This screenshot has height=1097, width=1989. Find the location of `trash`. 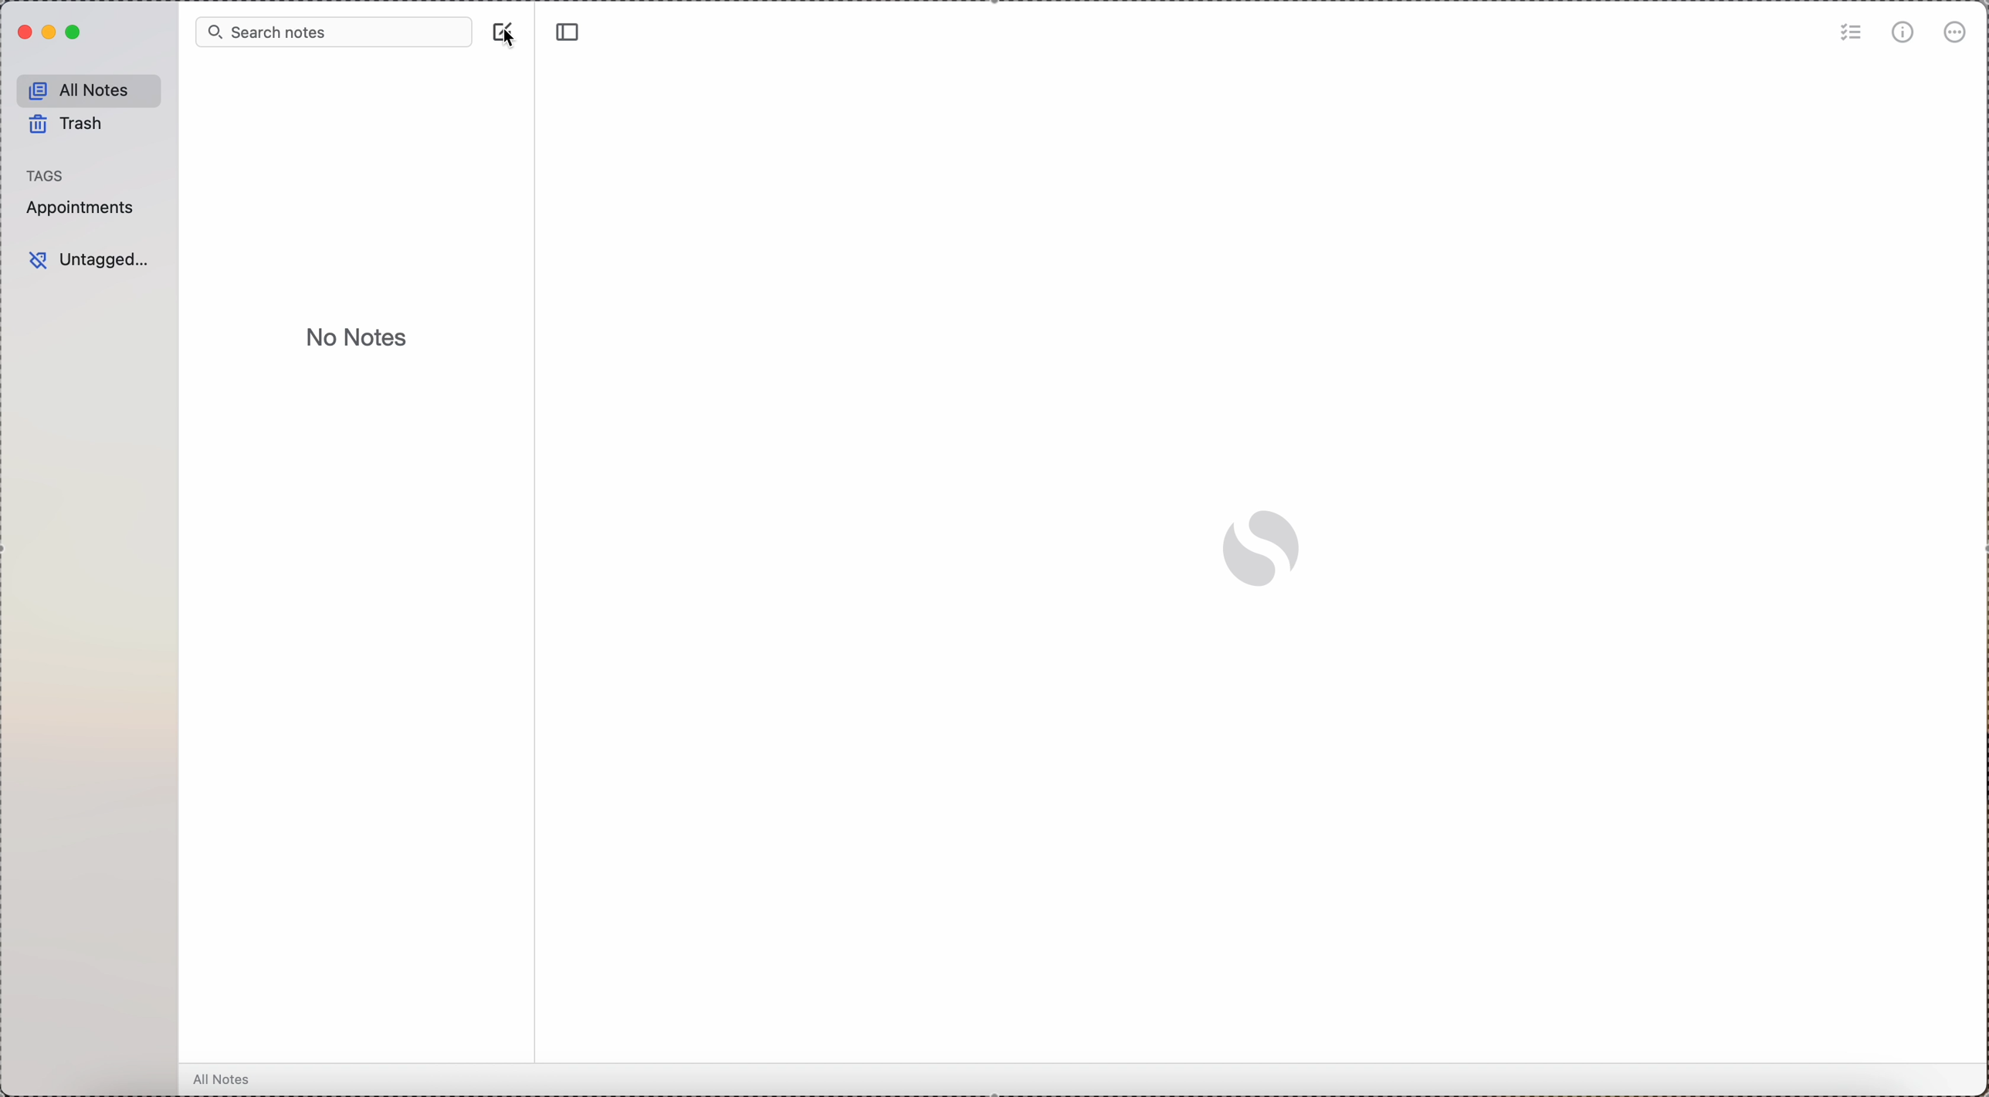

trash is located at coordinates (69, 127).